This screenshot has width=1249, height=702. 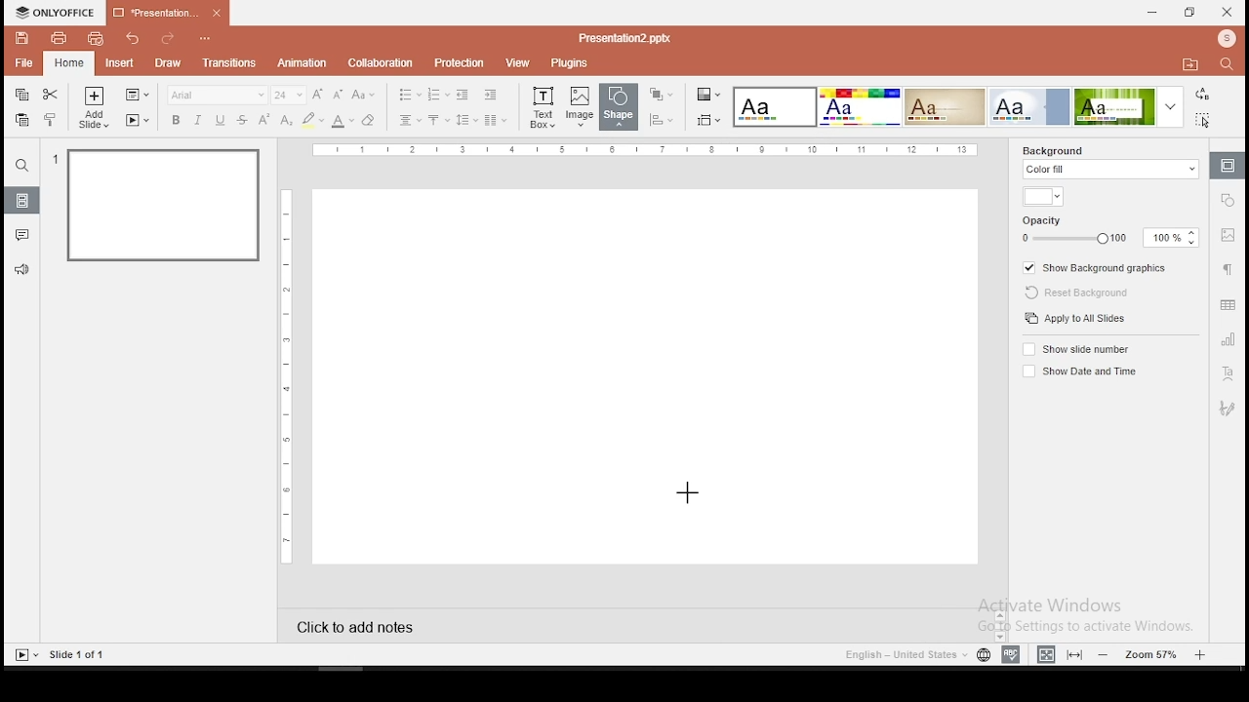 What do you see at coordinates (1132, 106) in the screenshot?
I see `theme` at bounding box center [1132, 106].